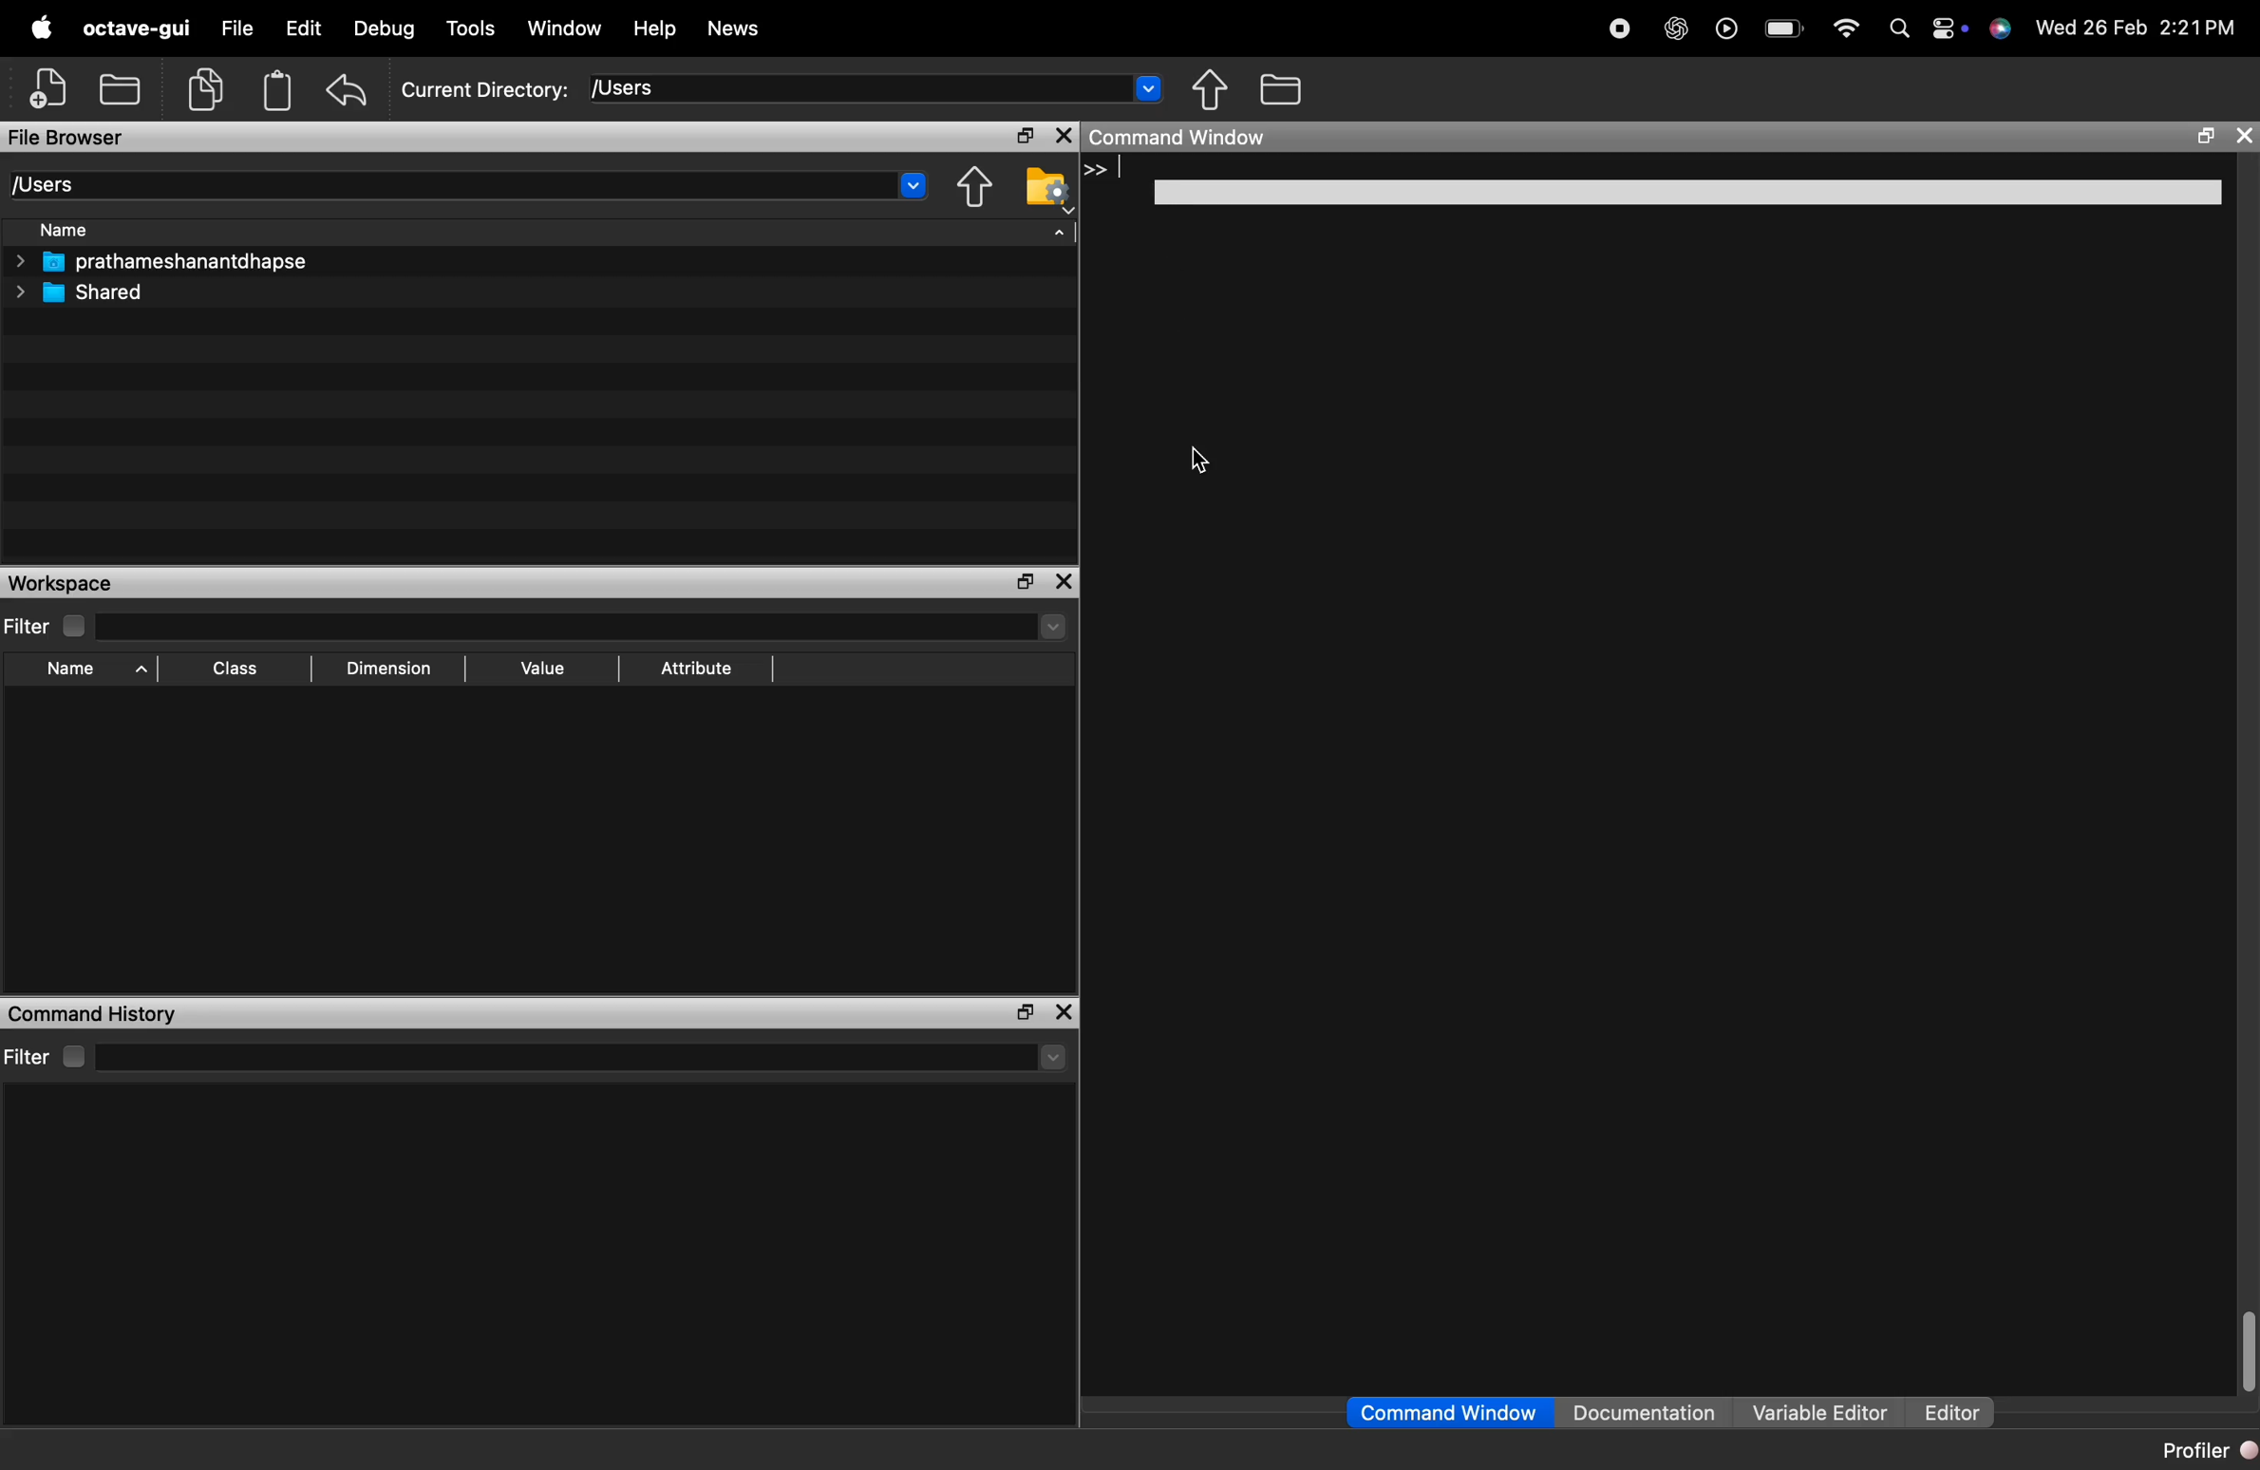 This screenshot has height=1470, width=2260. I want to click on filter input field, so click(555, 625).